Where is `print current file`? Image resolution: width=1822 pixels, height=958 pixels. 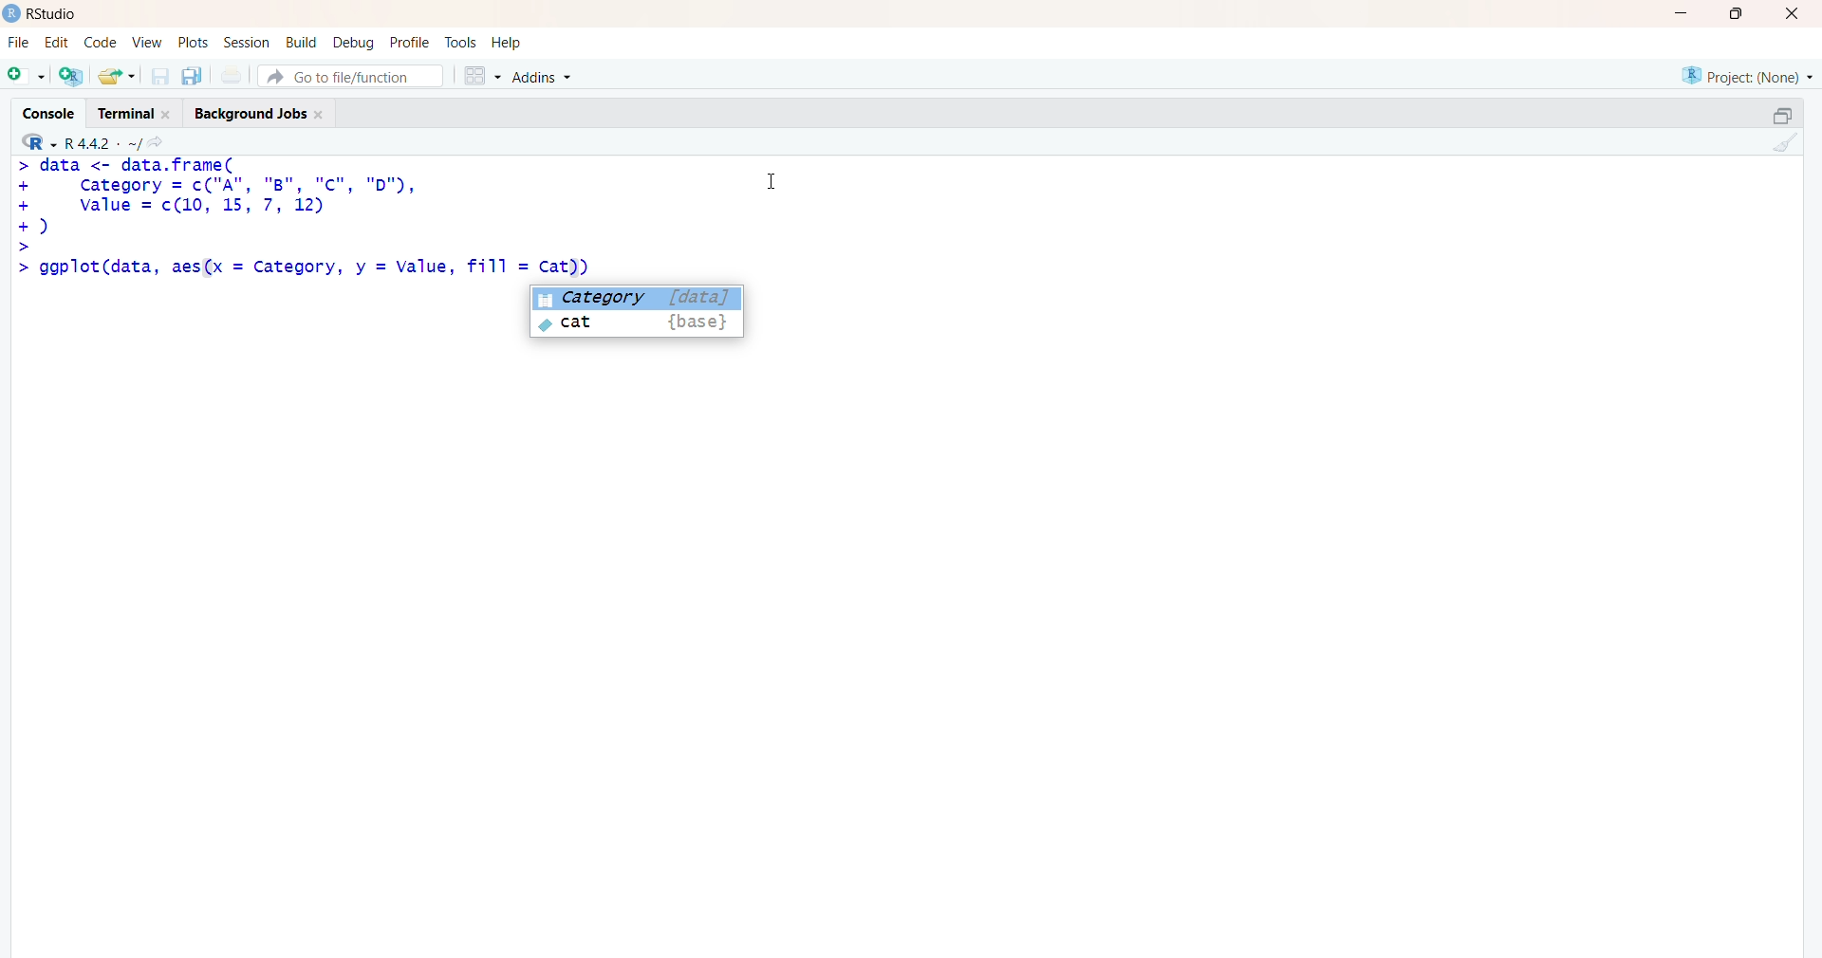 print current file is located at coordinates (229, 75).